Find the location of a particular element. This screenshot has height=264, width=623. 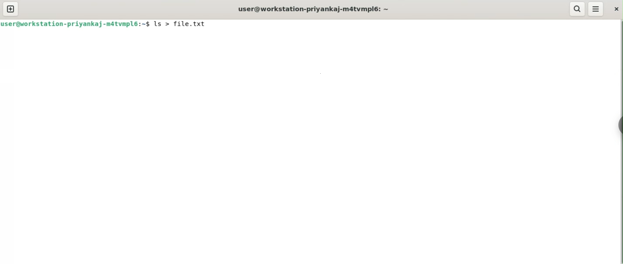

user@workstation-priyankaj-m4tvmpl6: ~ is located at coordinates (329, 9).